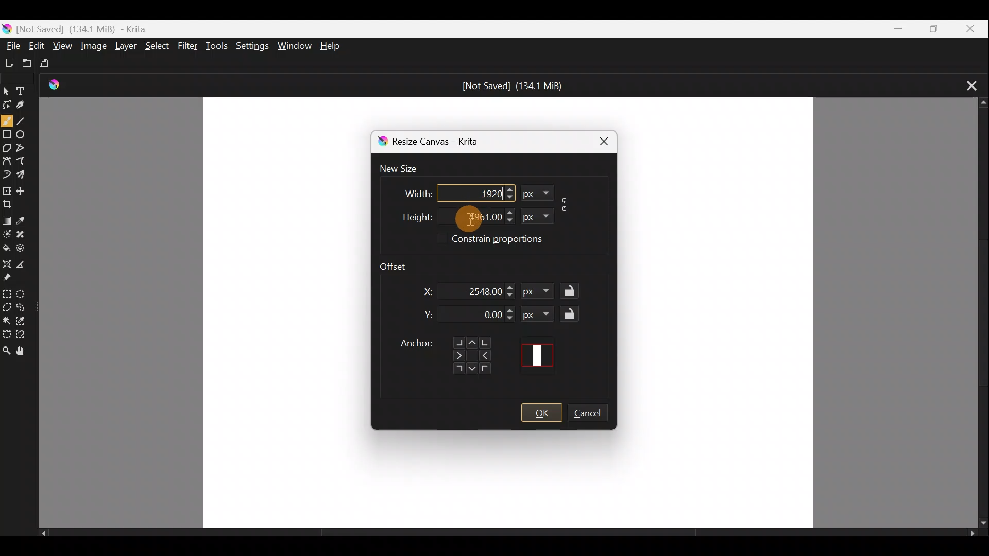  I want to click on New size, so click(405, 169).